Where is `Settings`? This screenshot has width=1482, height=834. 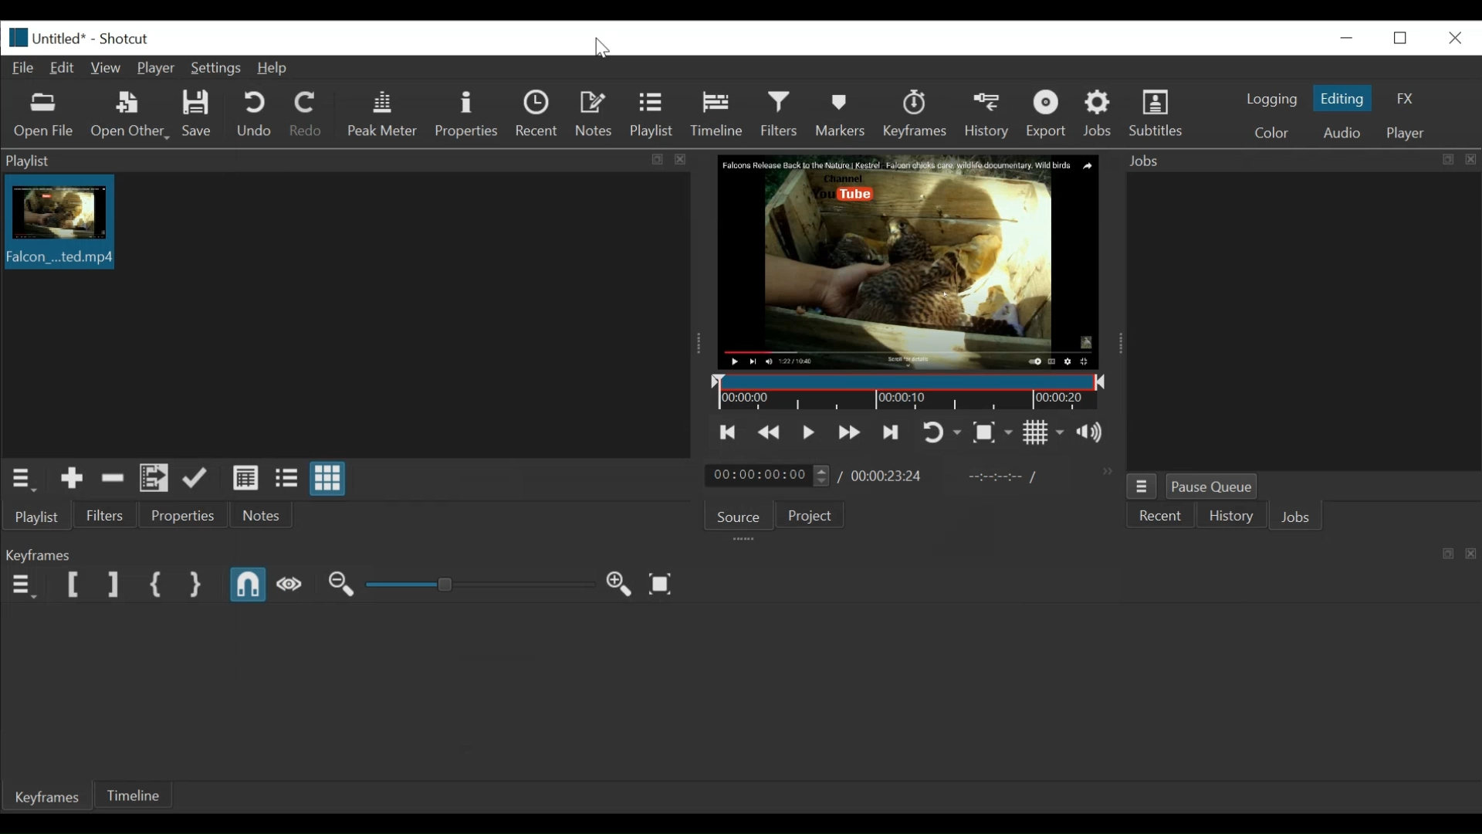 Settings is located at coordinates (215, 67).